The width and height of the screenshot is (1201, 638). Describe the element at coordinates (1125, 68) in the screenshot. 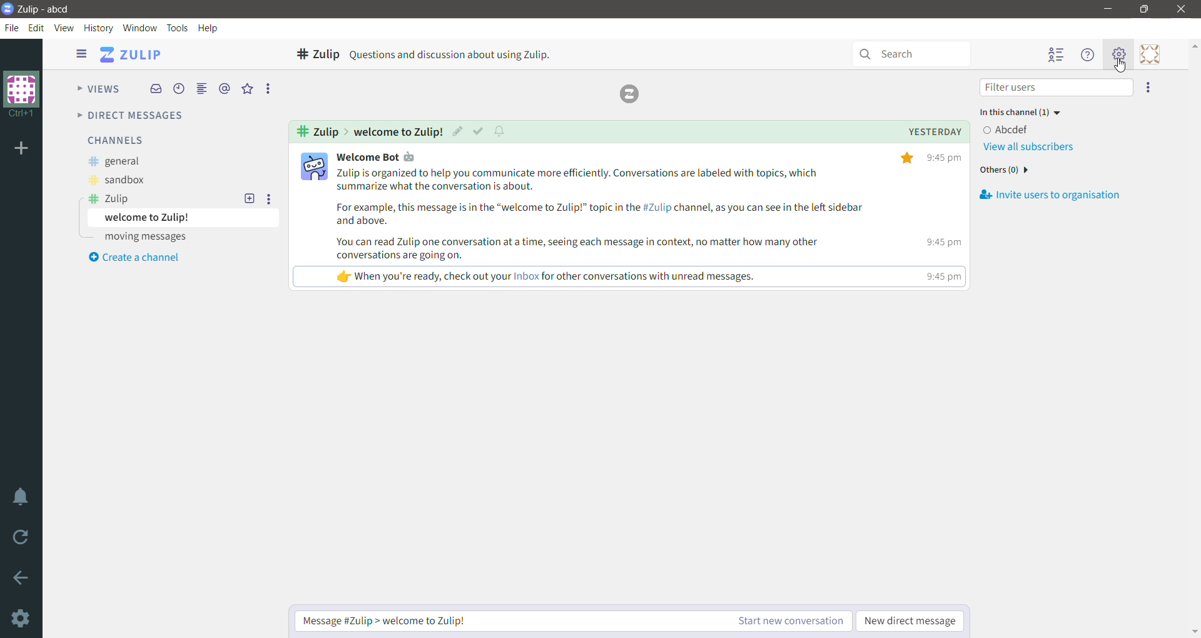

I see `Pointer` at that location.